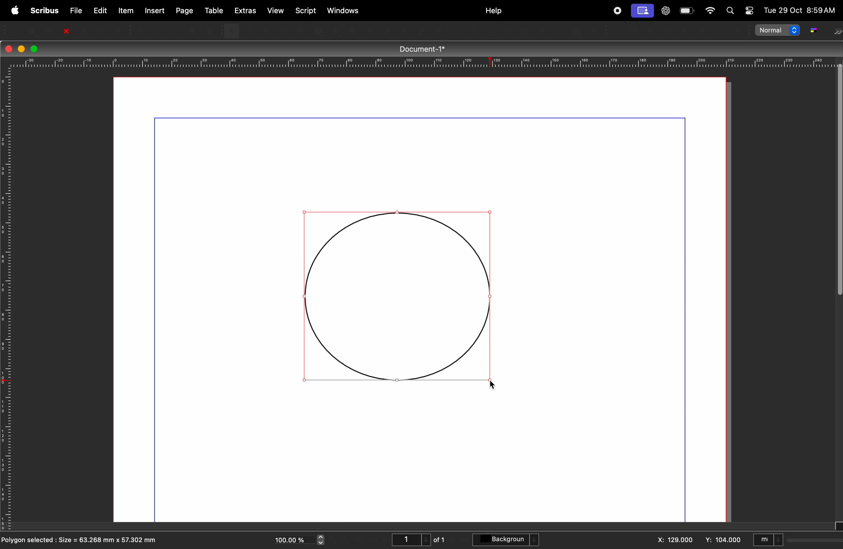  What do you see at coordinates (644, 11) in the screenshot?
I see `cast` at bounding box center [644, 11].